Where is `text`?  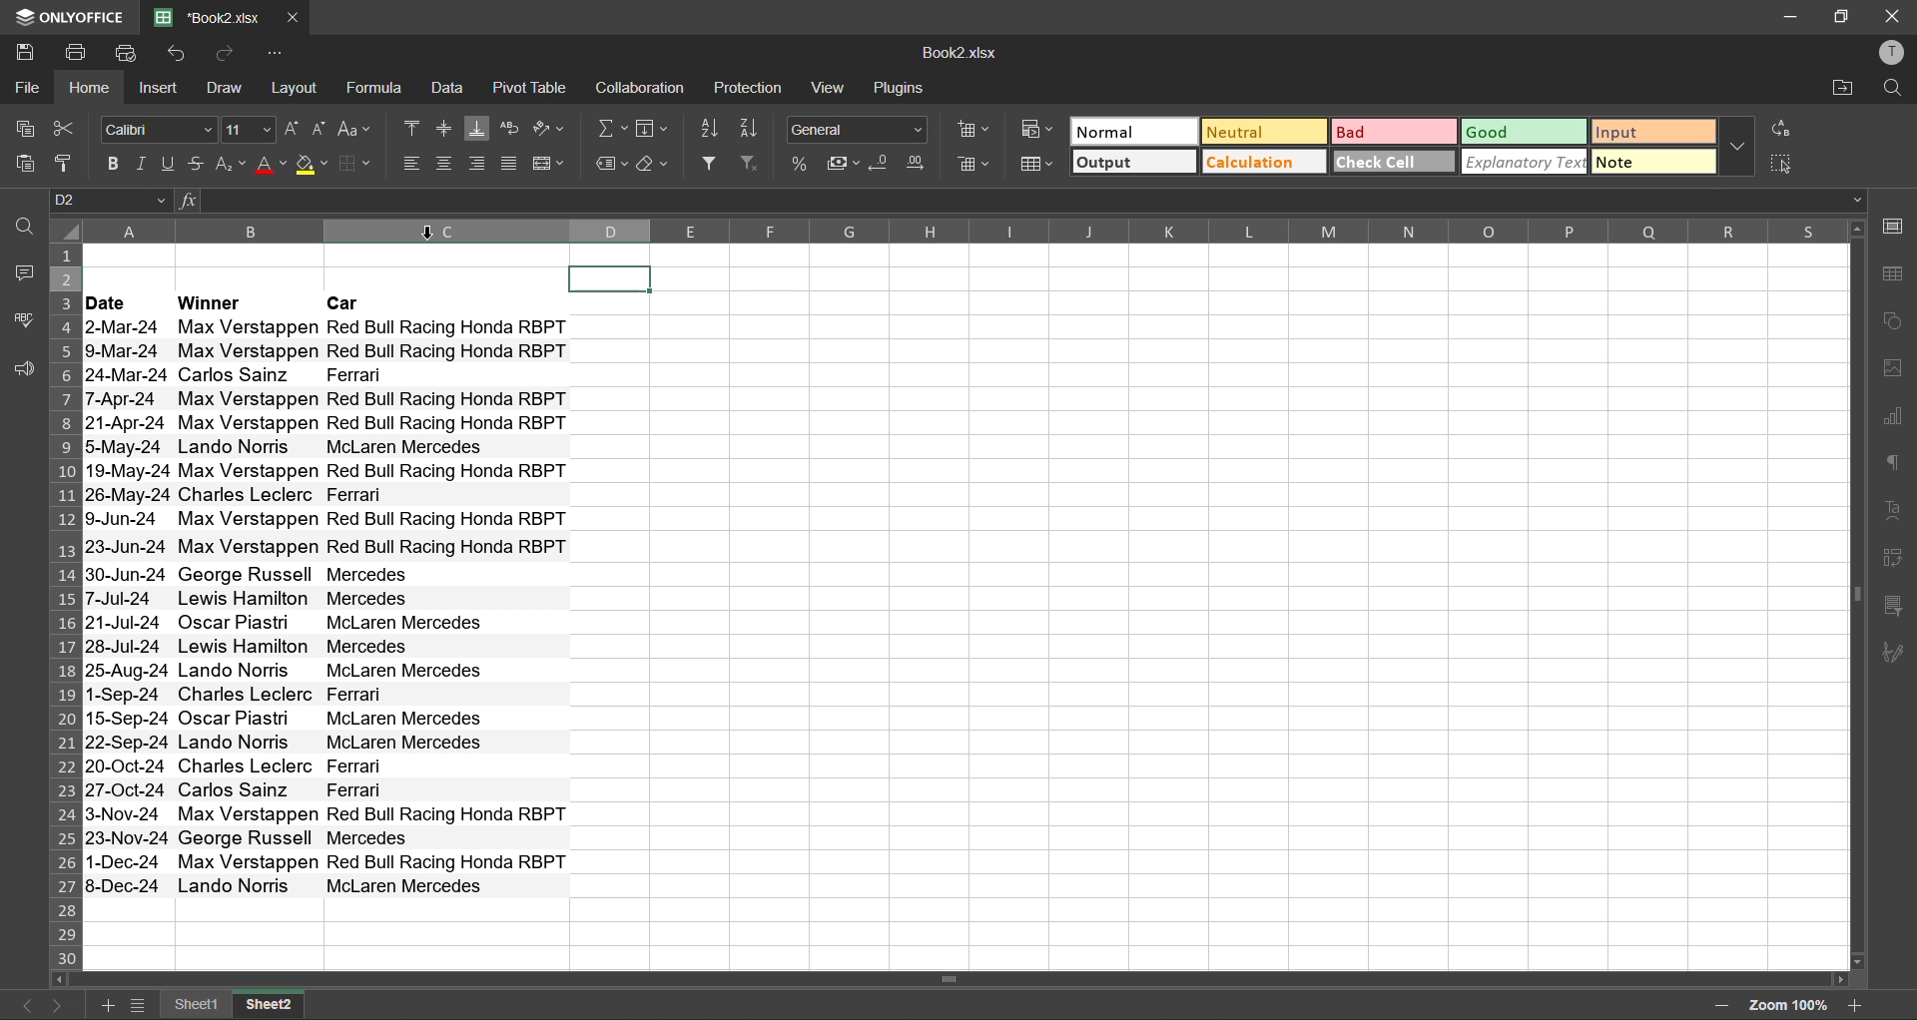
text is located at coordinates (1892, 513).